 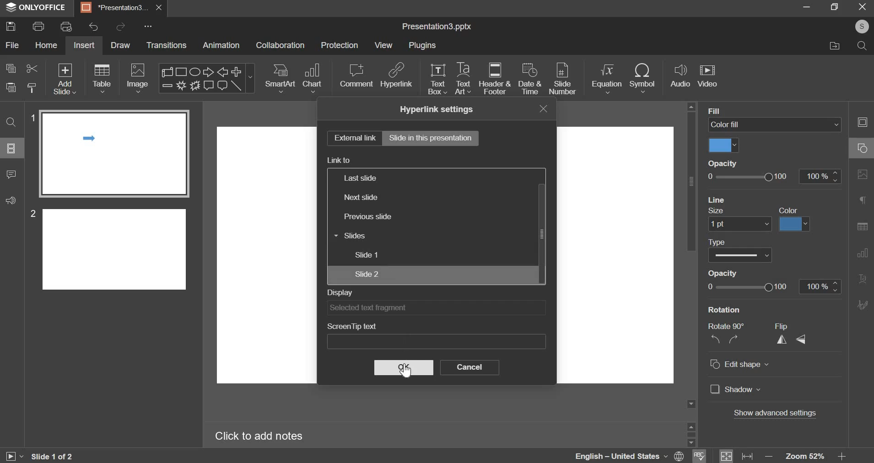 What do you see at coordinates (221, 45) in the screenshot?
I see `animation` at bounding box center [221, 45].